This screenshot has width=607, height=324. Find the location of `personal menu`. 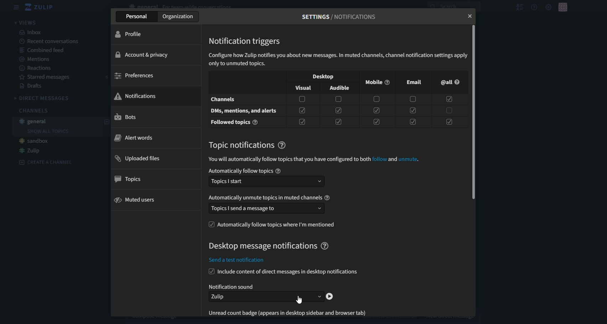

personal menu is located at coordinates (564, 7).